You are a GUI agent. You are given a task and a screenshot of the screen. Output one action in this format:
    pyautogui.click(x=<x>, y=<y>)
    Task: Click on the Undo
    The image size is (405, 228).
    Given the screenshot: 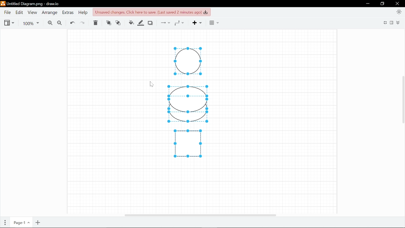 What is the action you would take?
    pyautogui.click(x=72, y=22)
    